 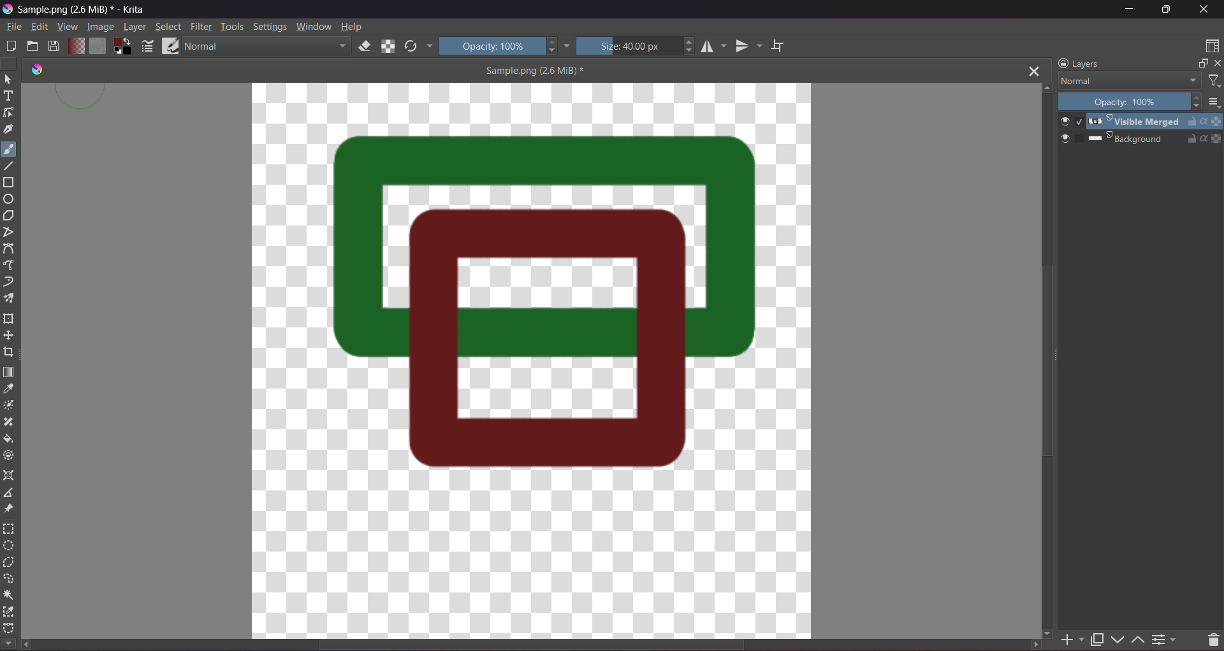 I want to click on Close Canvas, so click(x=1034, y=71).